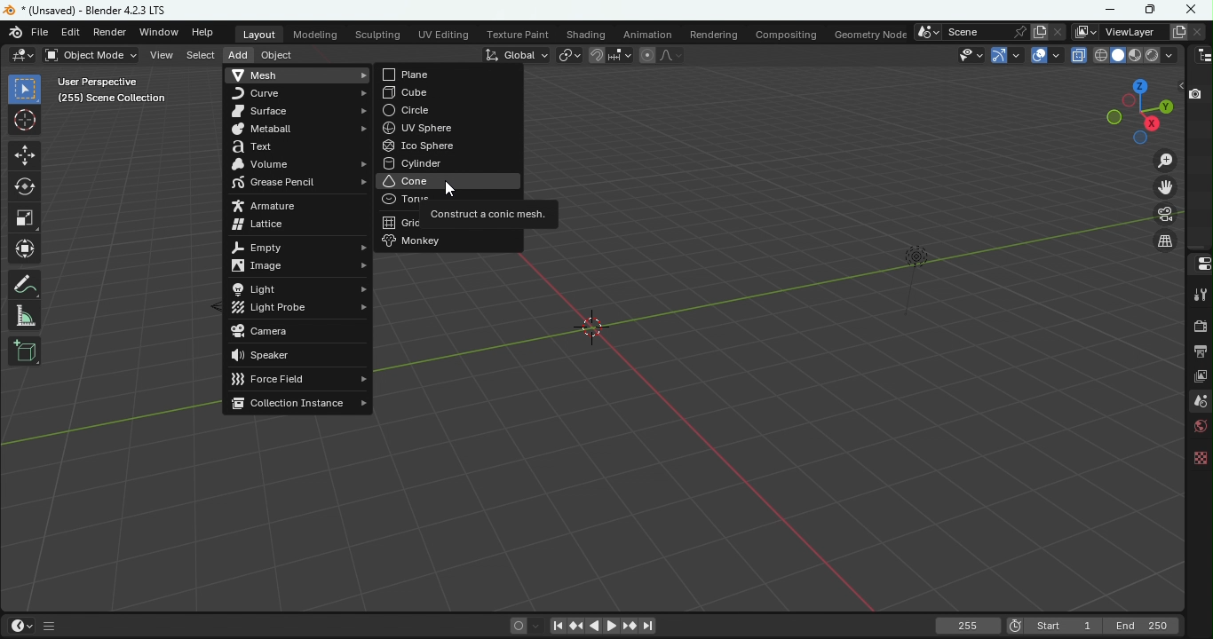 The image size is (1213, 639). Describe the element at coordinates (515, 54) in the screenshot. I see `Transformation orientation` at that location.